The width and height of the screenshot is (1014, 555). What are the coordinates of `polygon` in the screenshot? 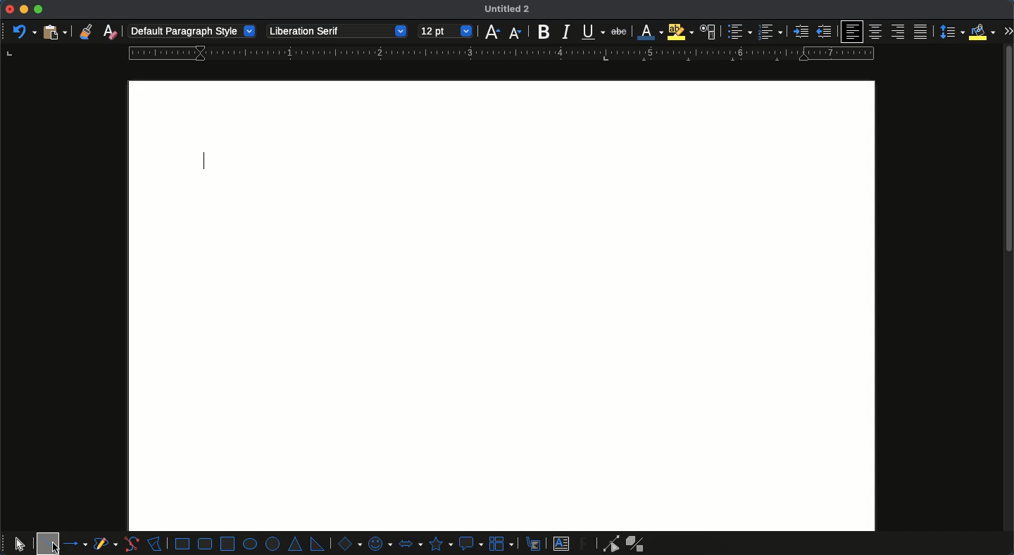 It's located at (155, 542).